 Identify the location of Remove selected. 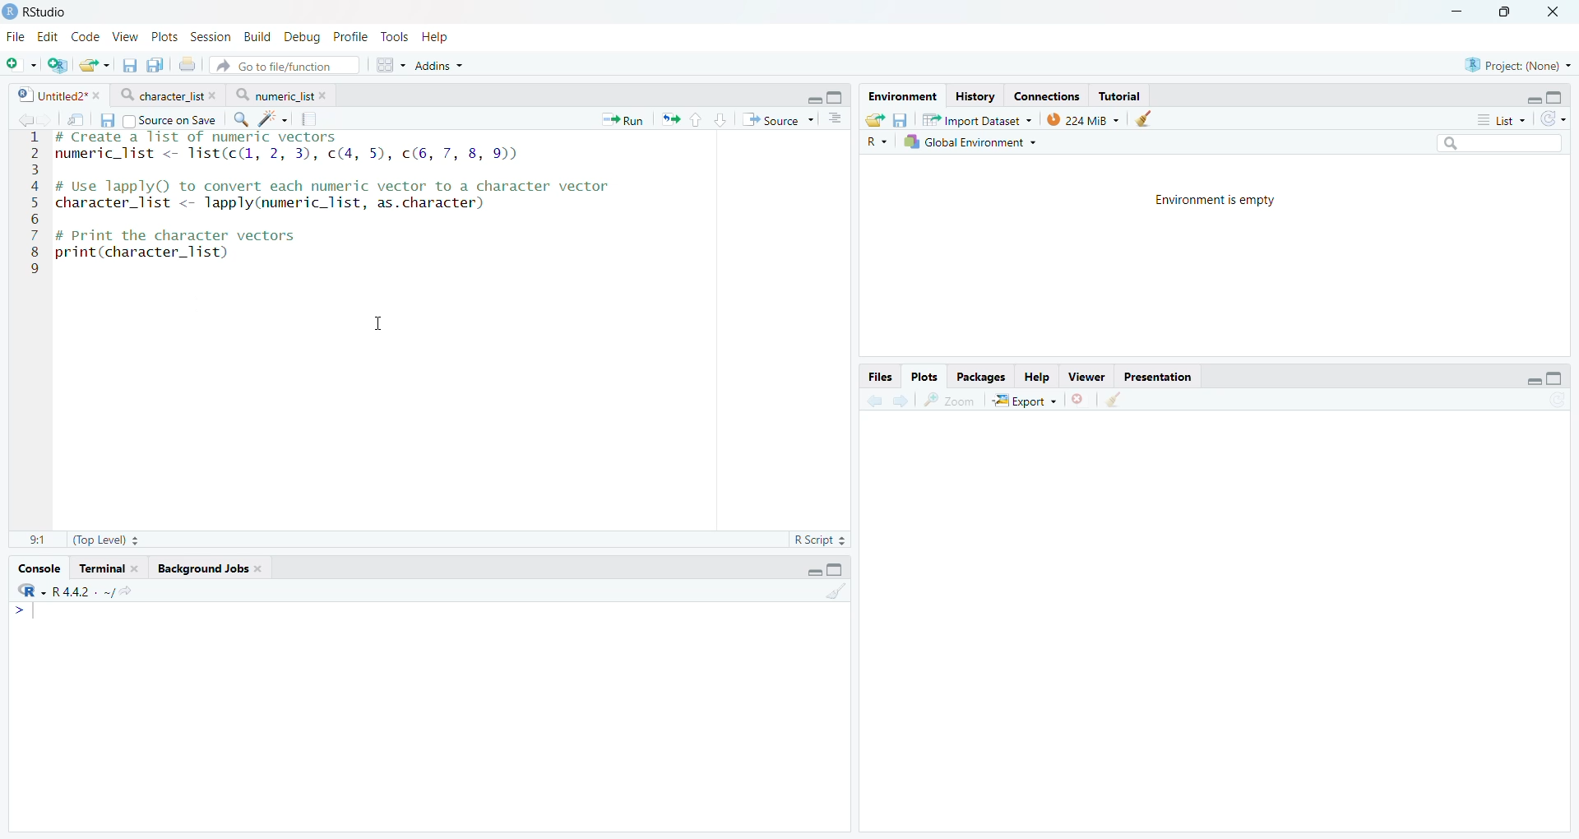
(1080, 400).